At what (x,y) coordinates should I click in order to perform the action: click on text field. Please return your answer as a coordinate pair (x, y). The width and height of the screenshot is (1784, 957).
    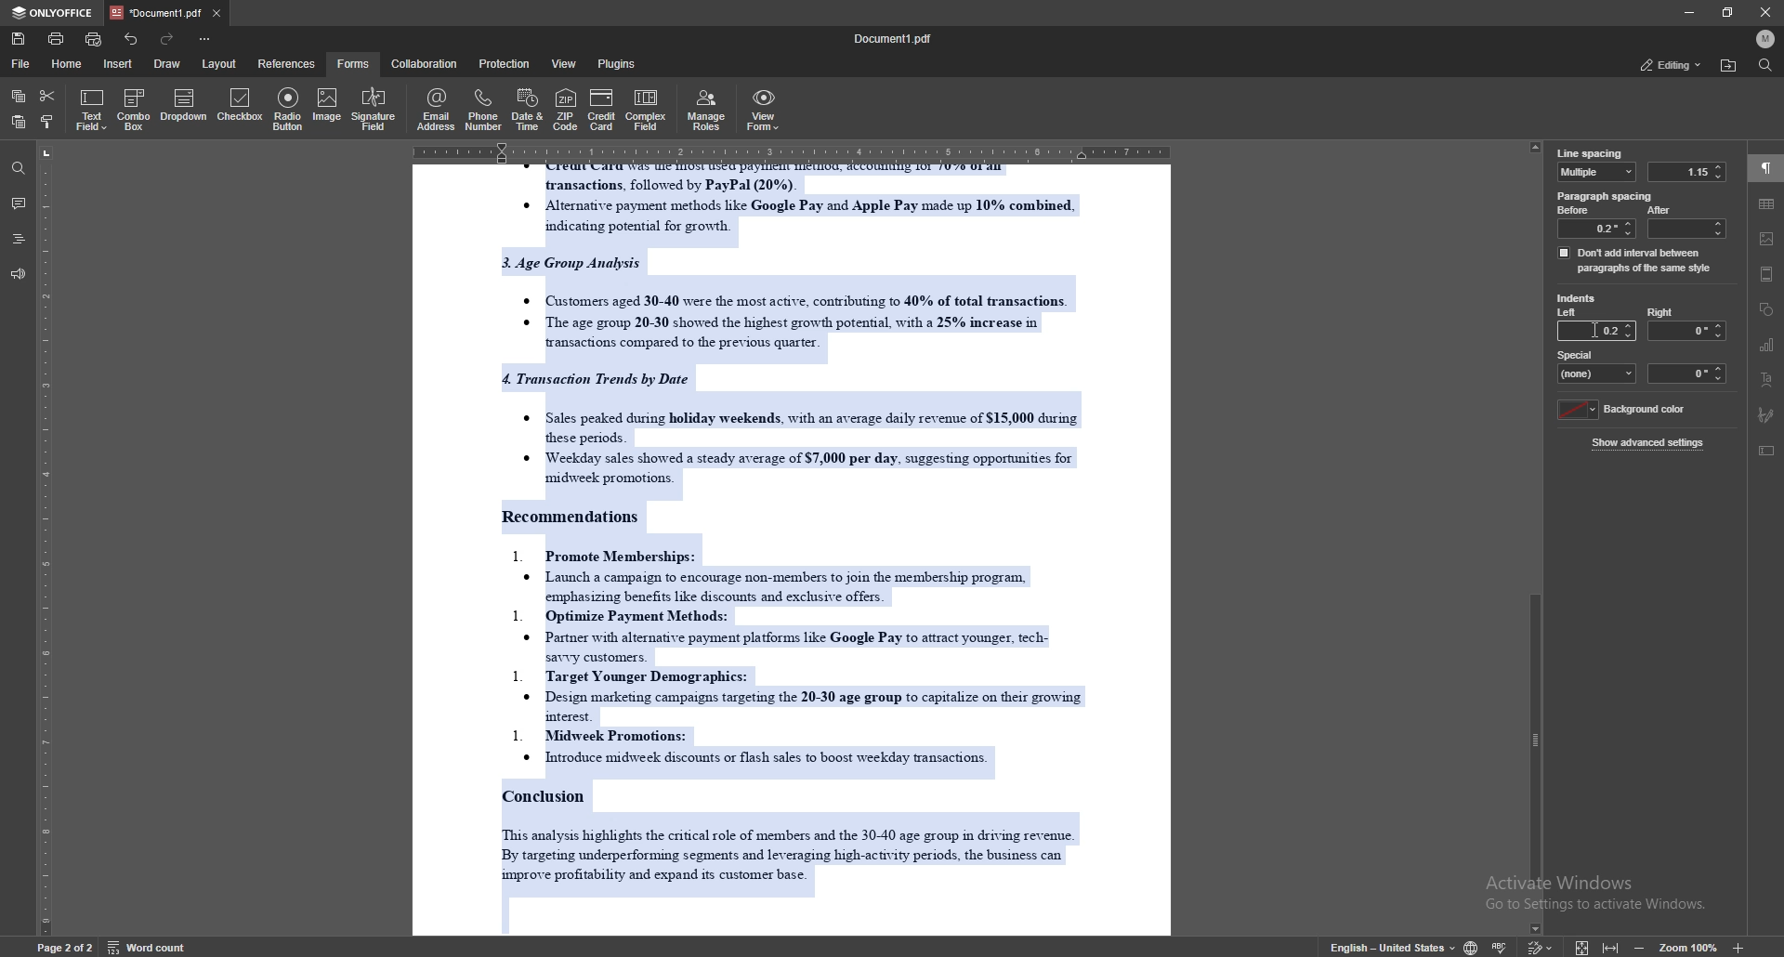
    Looking at the image, I should click on (92, 110).